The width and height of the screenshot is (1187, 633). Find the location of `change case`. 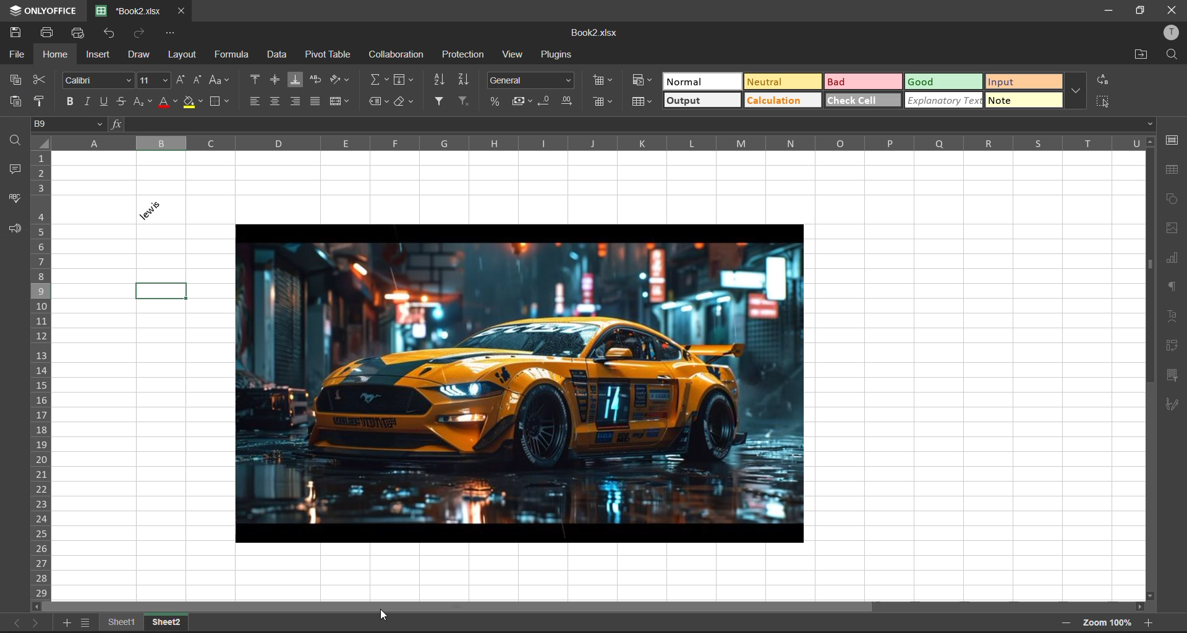

change case is located at coordinates (221, 82).